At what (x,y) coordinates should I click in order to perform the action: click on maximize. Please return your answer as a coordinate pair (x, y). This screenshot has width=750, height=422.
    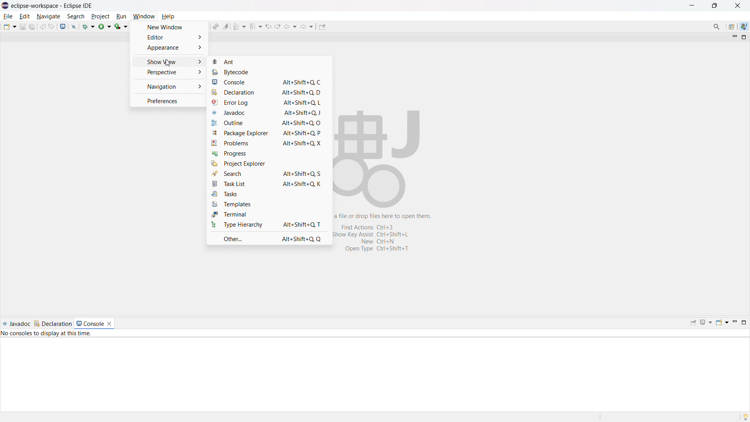
    Looking at the image, I should click on (744, 322).